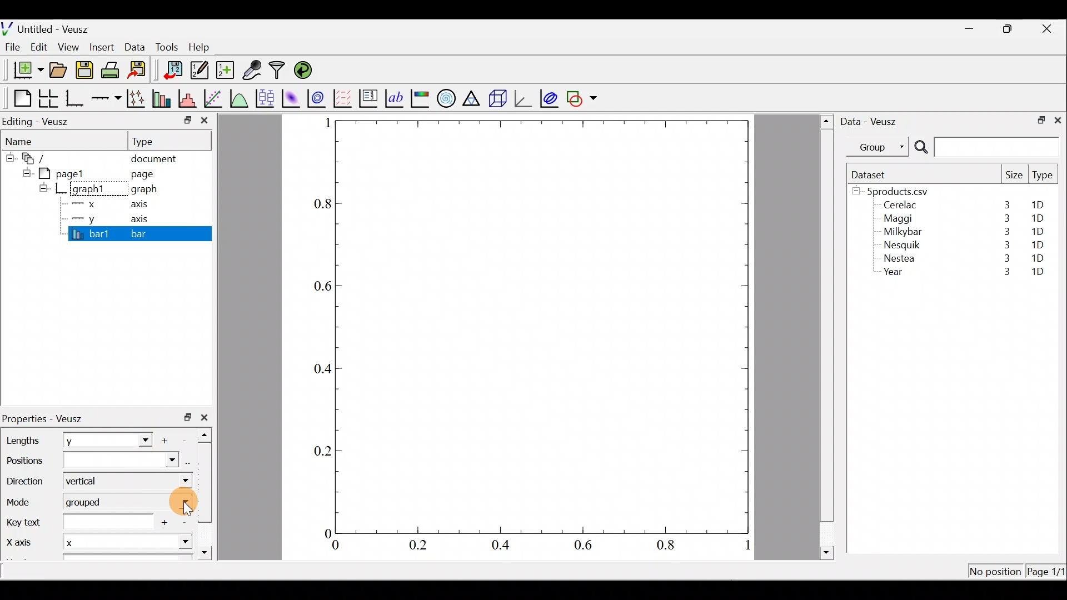 The image size is (1067, 600). Describe the element at coordinates (253, 71) in the screenshot. I see `Capture remote data` at that location.